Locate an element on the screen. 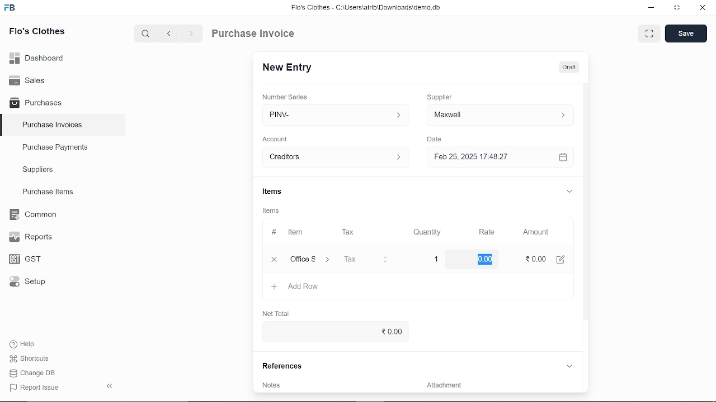 Image resolution: width=716 pixels, height=402 pixels. 1 is located at coordinates (437, 259).